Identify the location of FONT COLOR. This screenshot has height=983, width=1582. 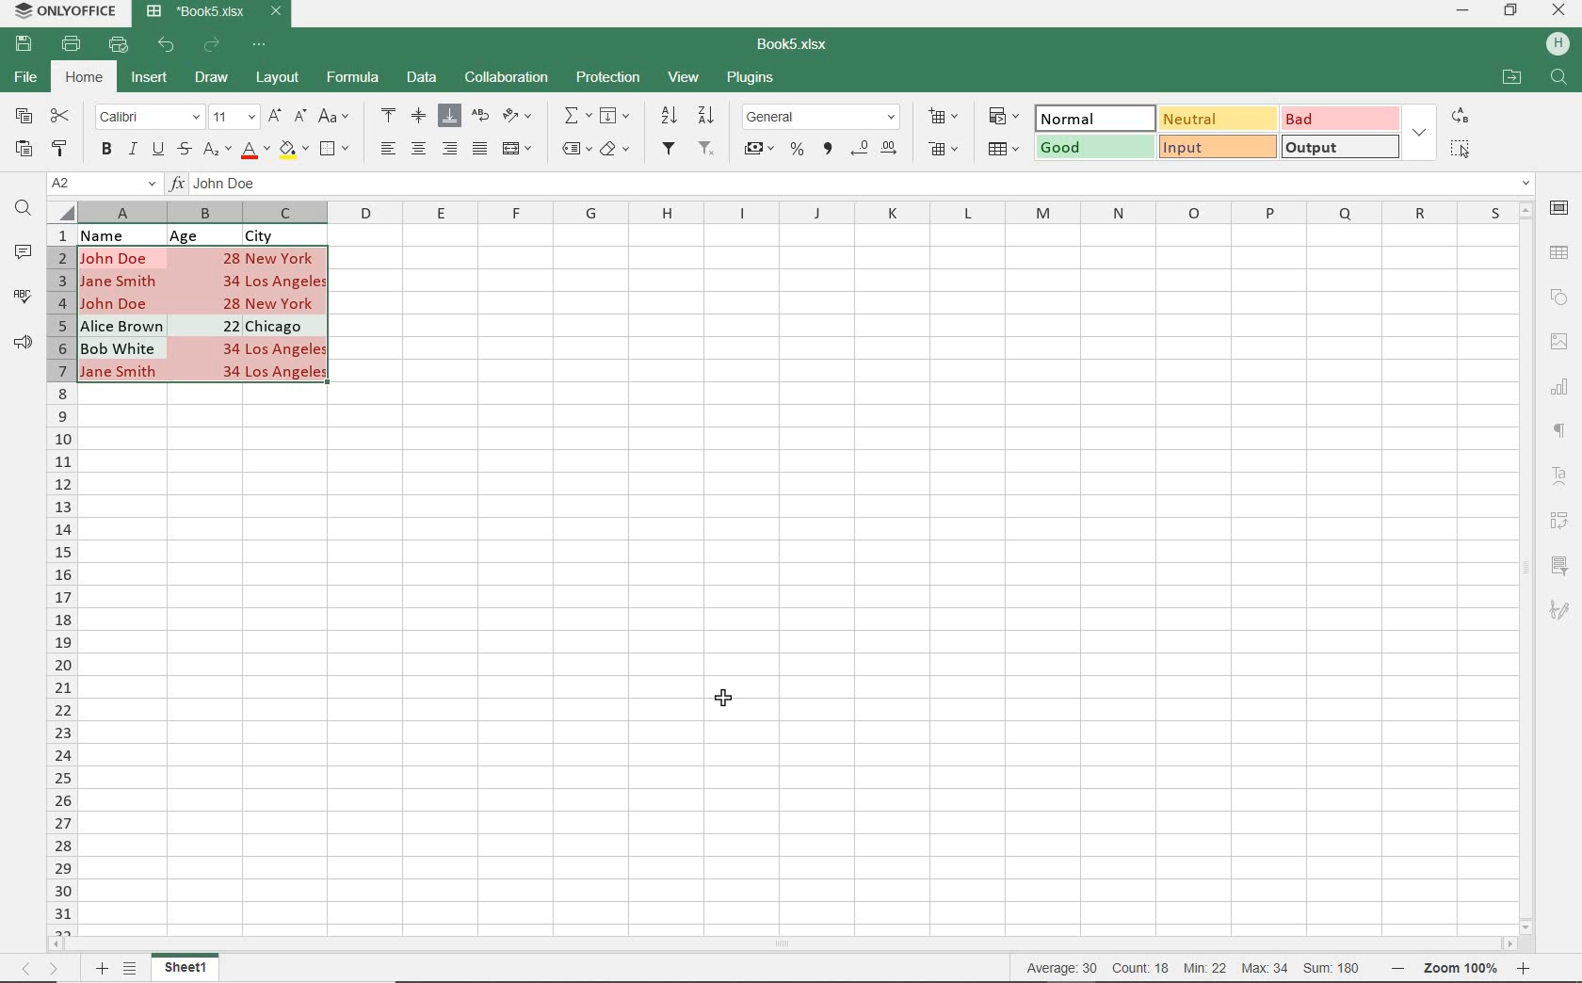
(255, 151).